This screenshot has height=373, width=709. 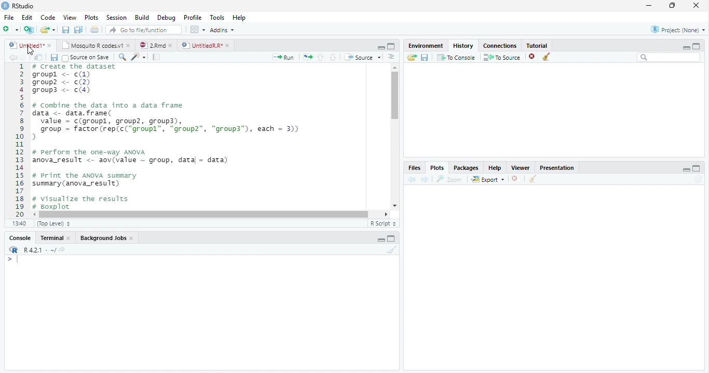 What do you see at coordinates (501, 45) in the screenshot?
I see `Connections` at bounding box center [501, 45].